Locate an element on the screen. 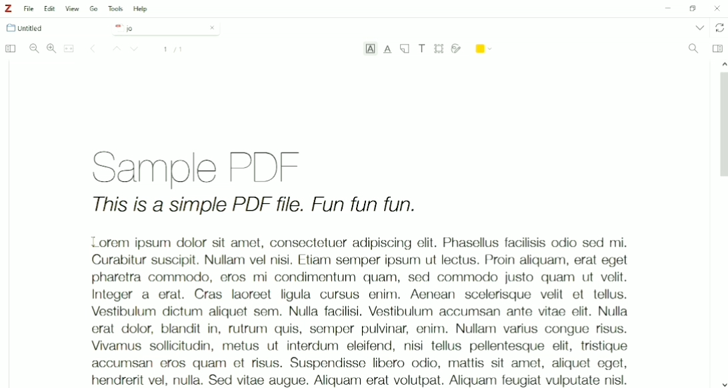 Image resolution: width=728 pixels, height=388 pixels. Edit is located at coordinates (51, 9).